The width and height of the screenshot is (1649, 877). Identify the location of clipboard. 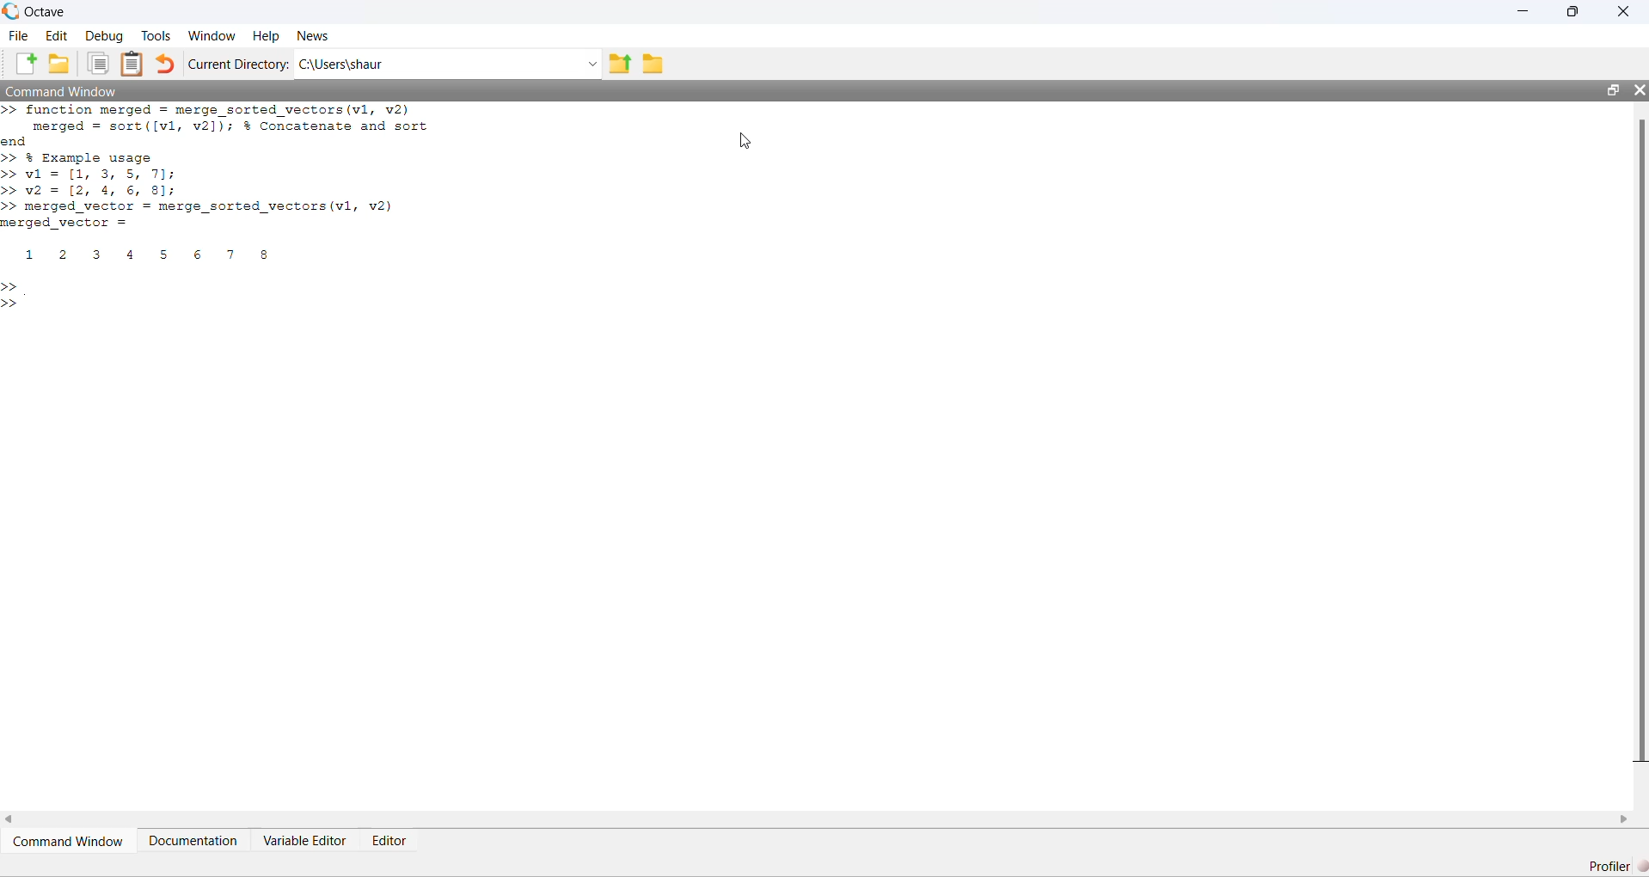
(132, 64).